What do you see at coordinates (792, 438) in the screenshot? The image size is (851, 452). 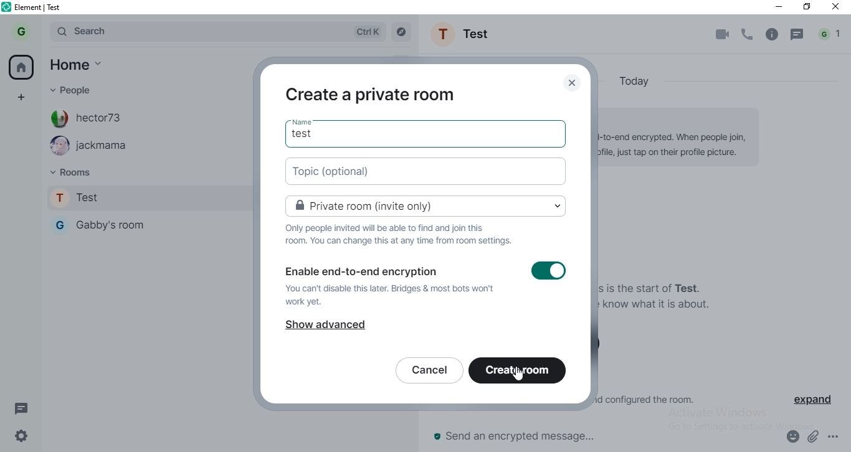 I see `emoji` at bounding box center [792, 438].